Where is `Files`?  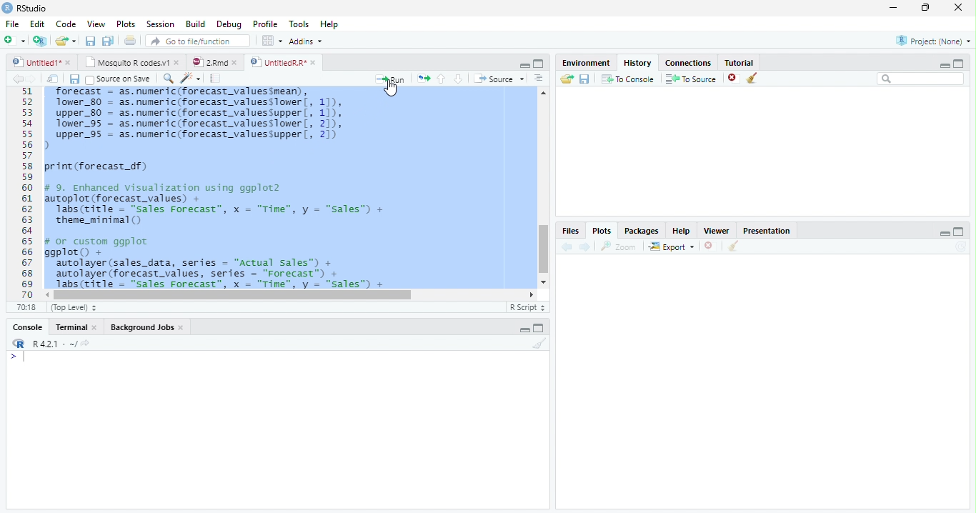
Files is located at coordinates (572, 231).